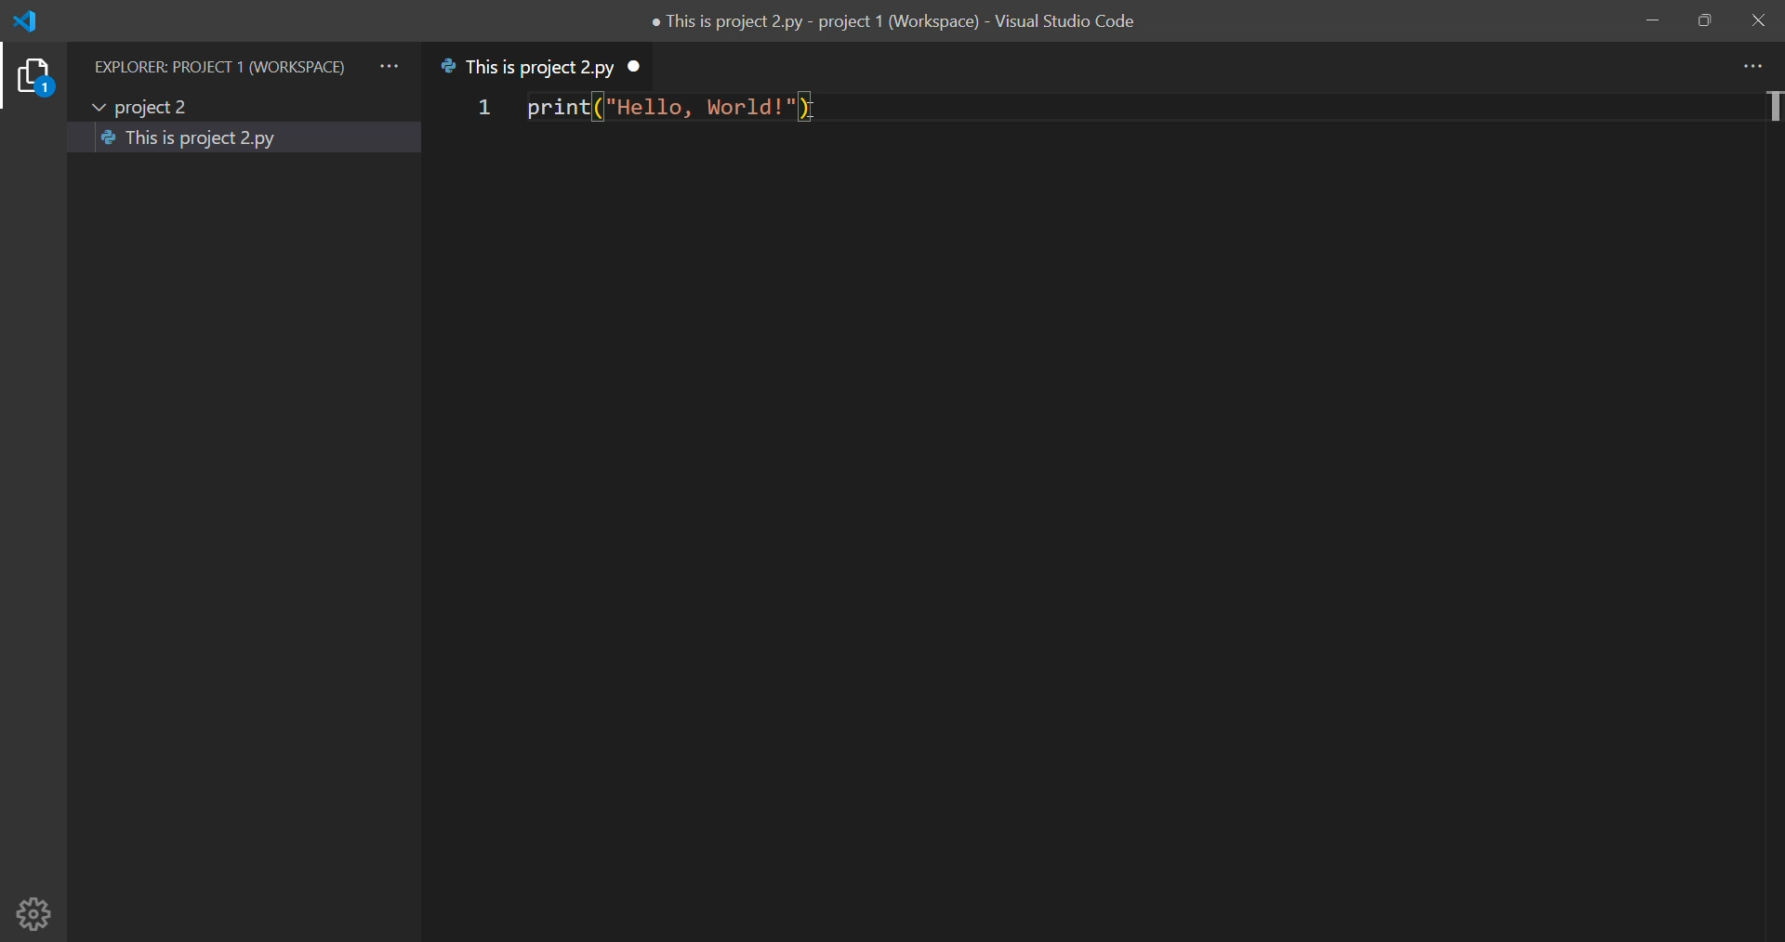 The image size is (1785, 942). I want to click on close file, so click(640, 66).